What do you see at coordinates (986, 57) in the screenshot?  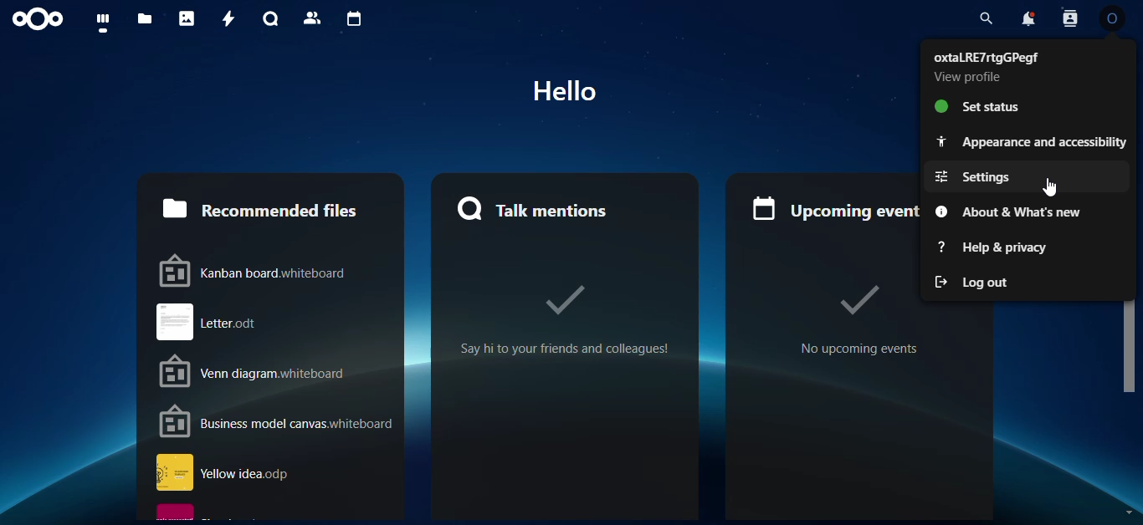 I see `oxtaLRE7rtgGPegf` at bounding box center [986, 57].